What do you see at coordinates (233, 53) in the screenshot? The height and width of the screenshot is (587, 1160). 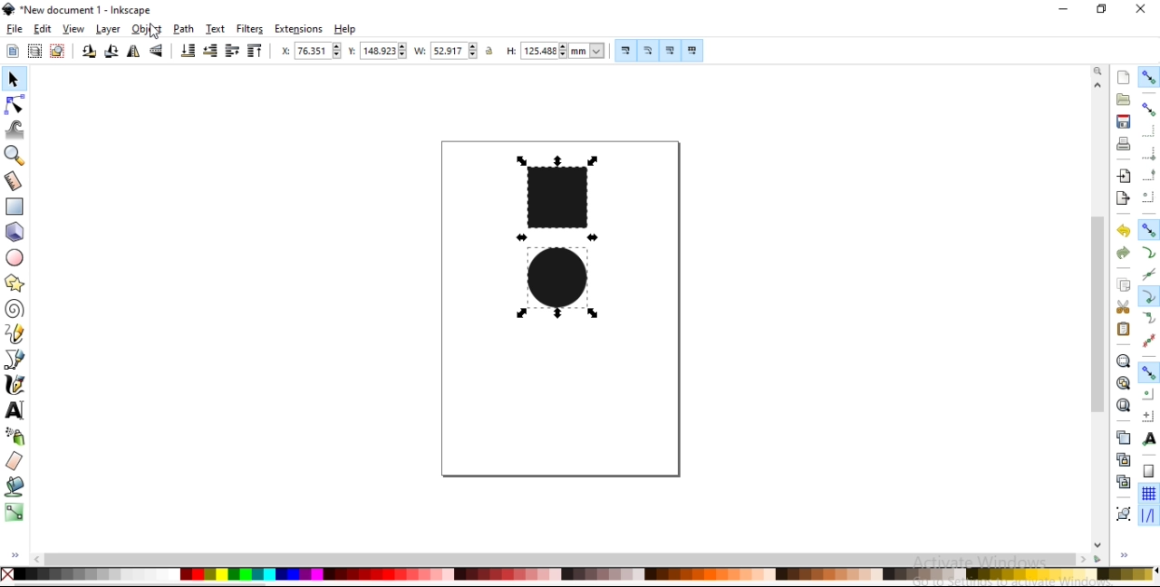 I see `raise selection by one step` at bounding box center [233, 53].